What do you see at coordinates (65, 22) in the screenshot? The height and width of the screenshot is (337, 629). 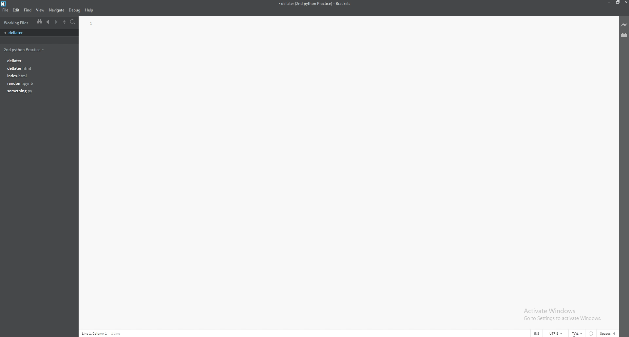 I see `split` at bounding box center [65, 22].